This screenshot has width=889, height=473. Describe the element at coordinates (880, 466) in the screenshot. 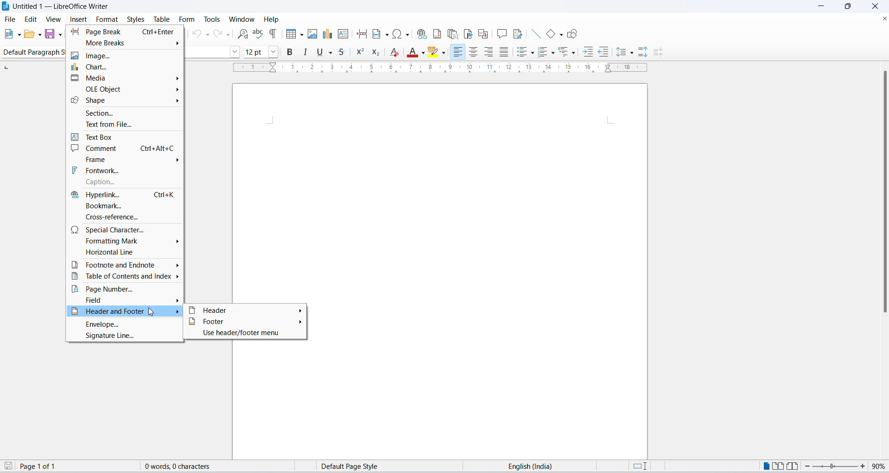

I see `zoom percentage` at that location.